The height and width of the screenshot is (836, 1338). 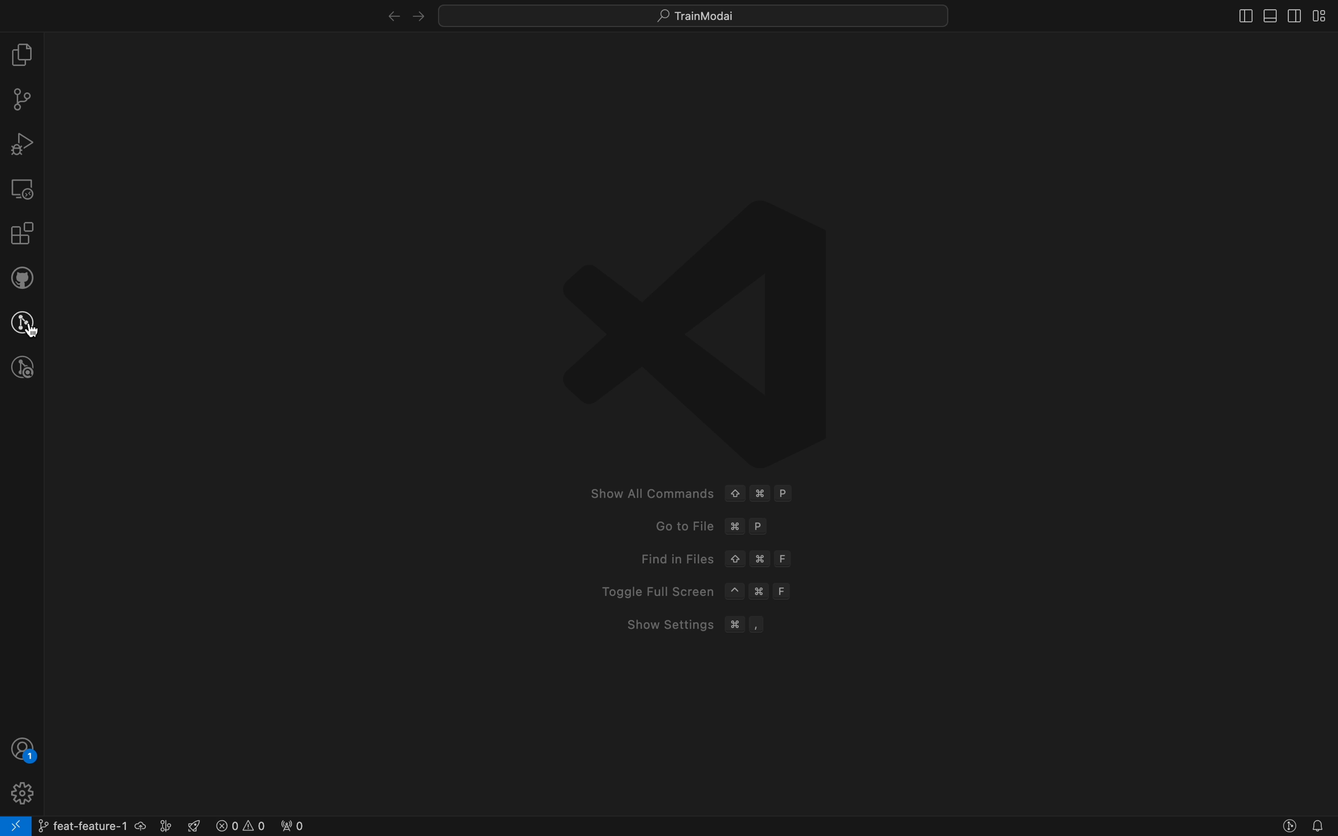 What do you see at coordinates (706, 625) in the screenshot?
I see `Show Settings # ,` at bounding box center [706, 625].